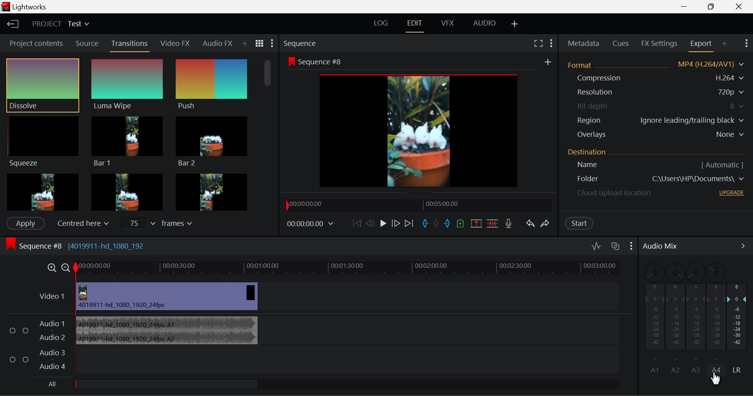  Describe the element at coordinates (212, 191) in the screenshot. I see `Box 3` at that location.